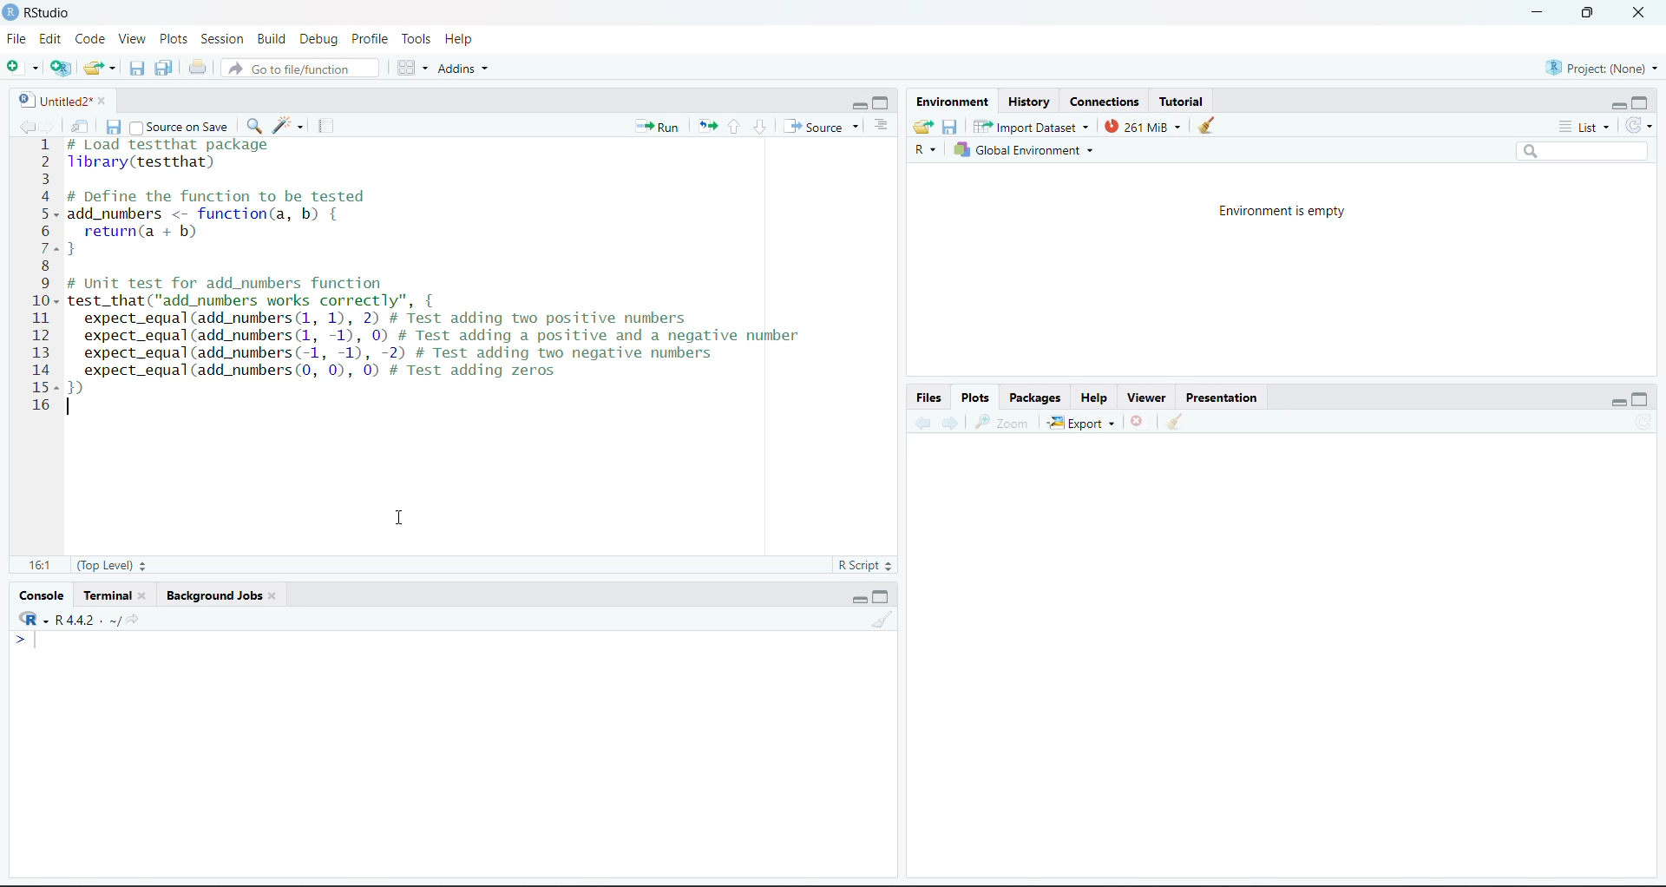 This screenshot has width=1666, height=887. I want to click on New file, so click(22, 69).